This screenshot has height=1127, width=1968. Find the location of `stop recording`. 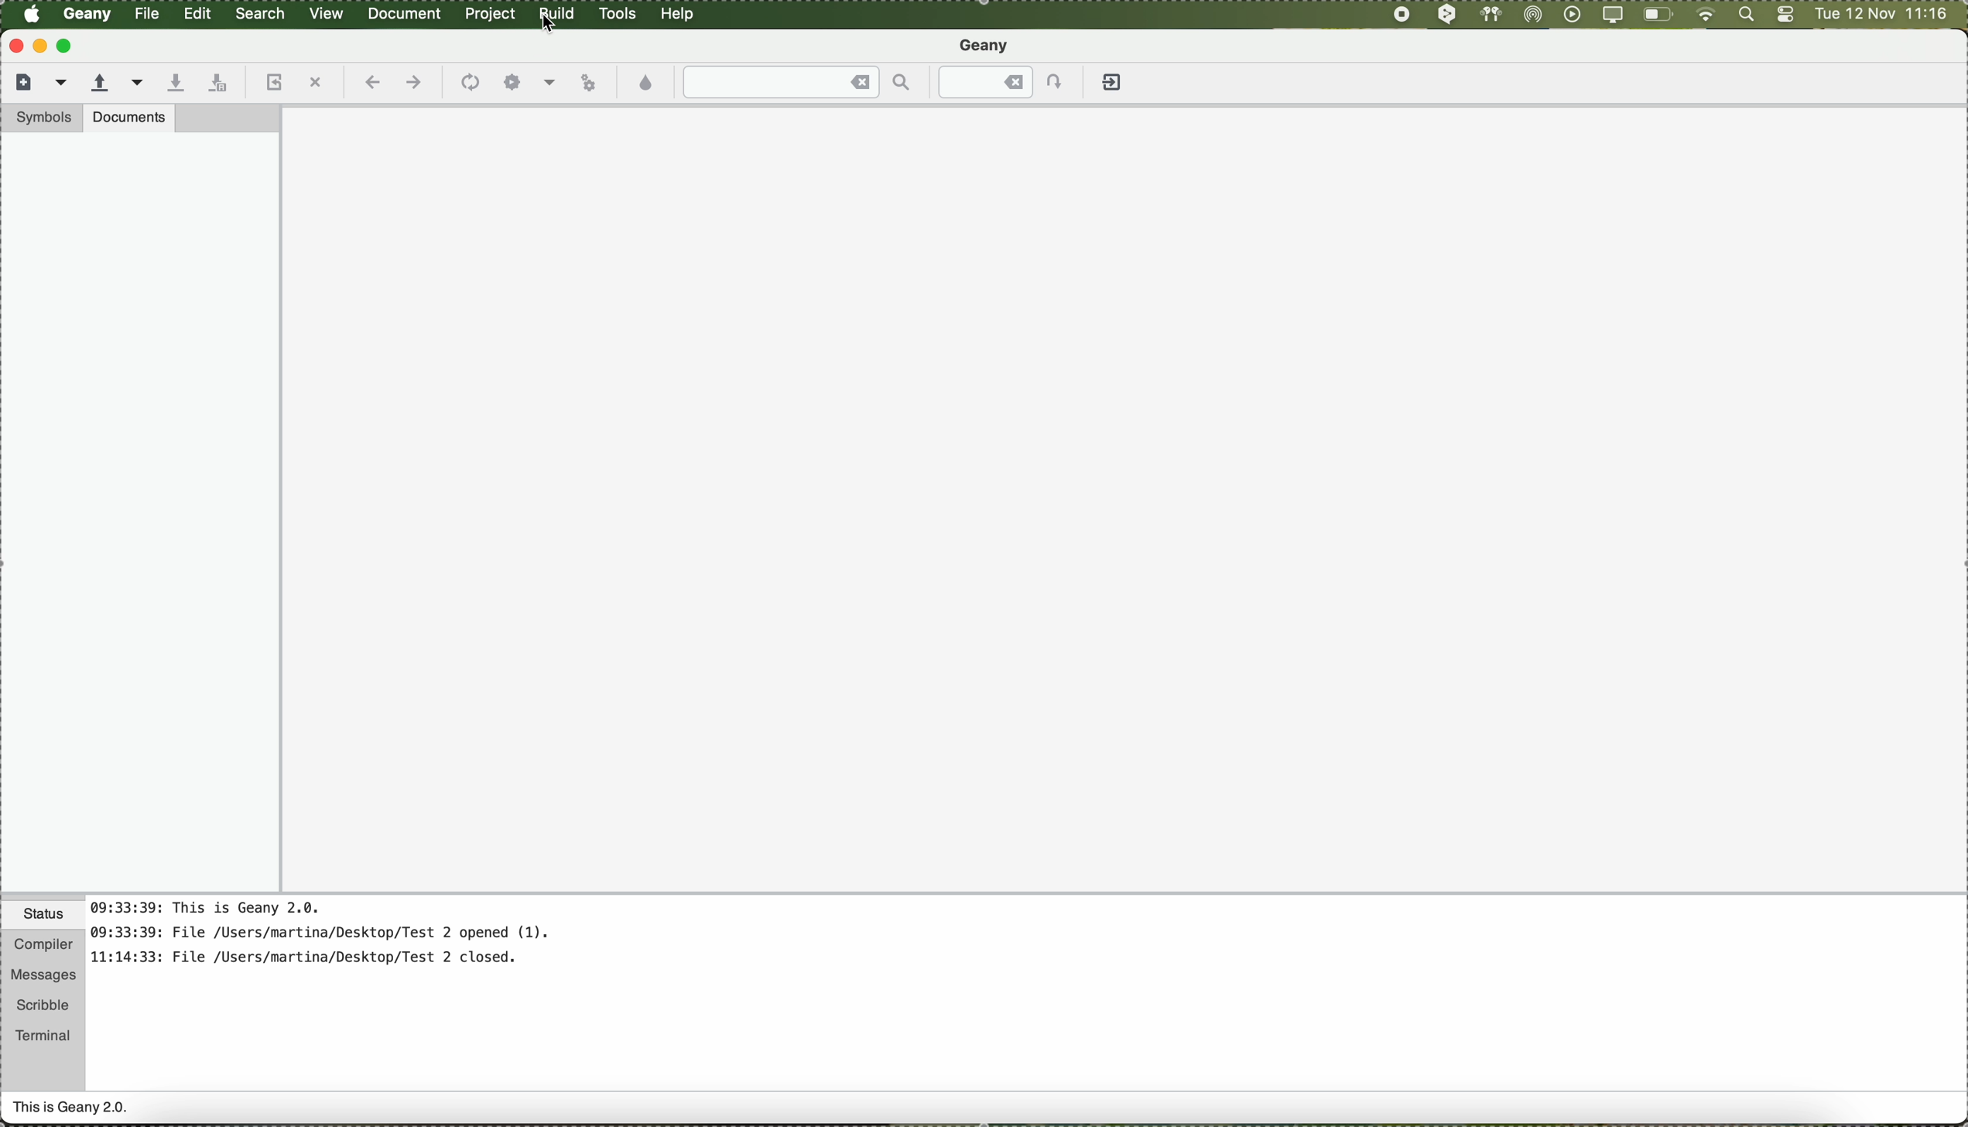

stop recording is located at coordinates (1400, 14).